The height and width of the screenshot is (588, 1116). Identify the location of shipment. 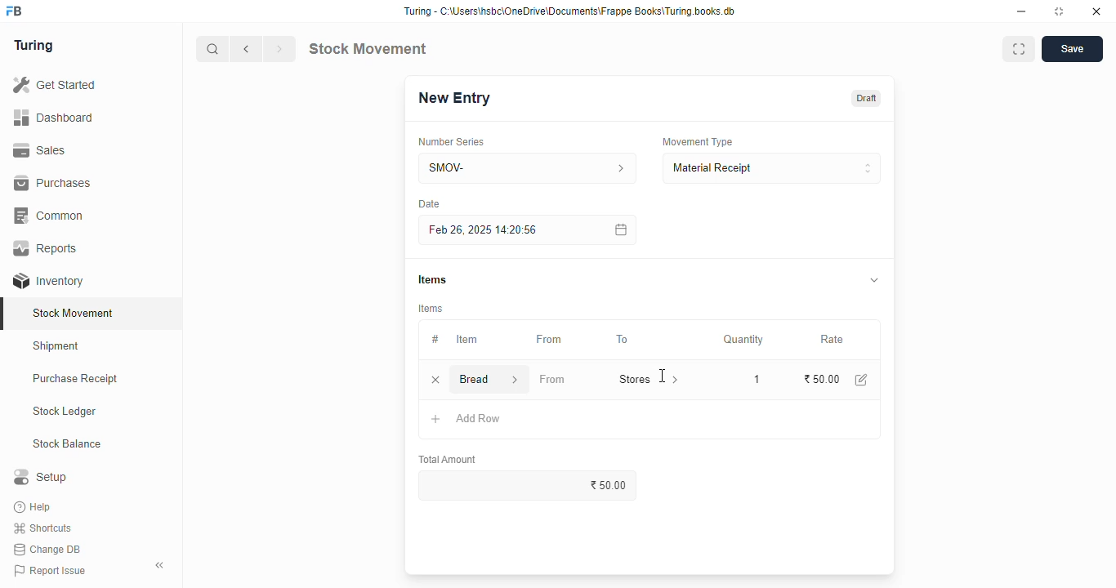
(56, 346).